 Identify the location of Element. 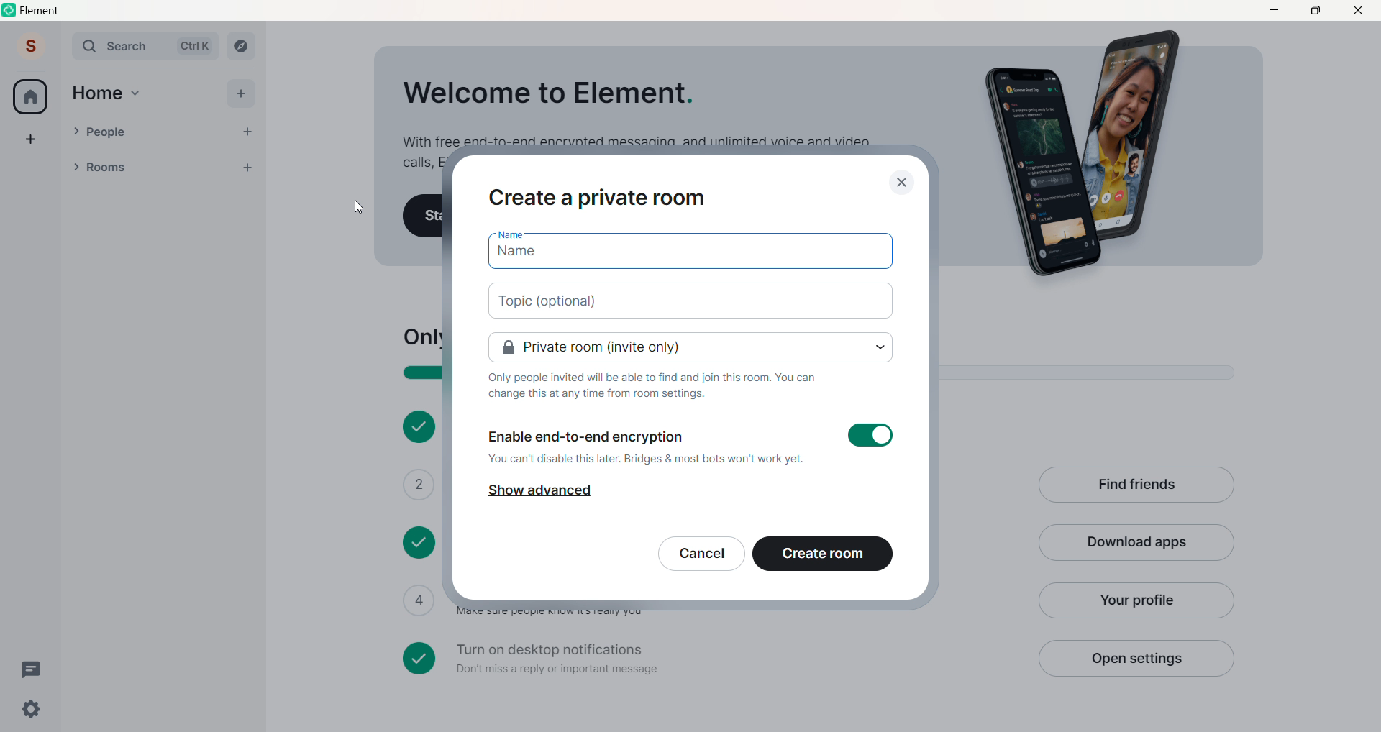
(42, 11).